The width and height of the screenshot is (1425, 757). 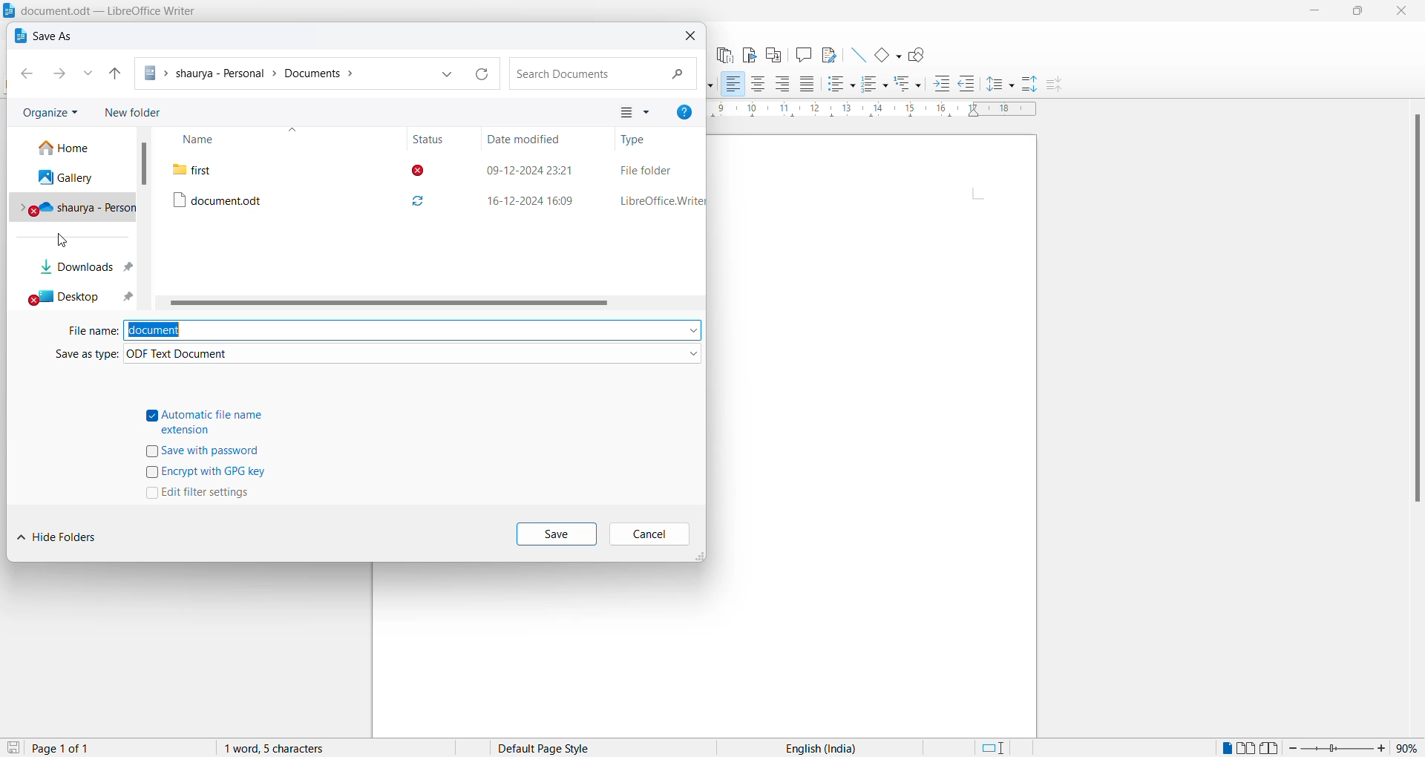 What do you see at coordinates (1246, 747) in the screenshot?
I see `Multipage view` at bounding box center [1246, 747].